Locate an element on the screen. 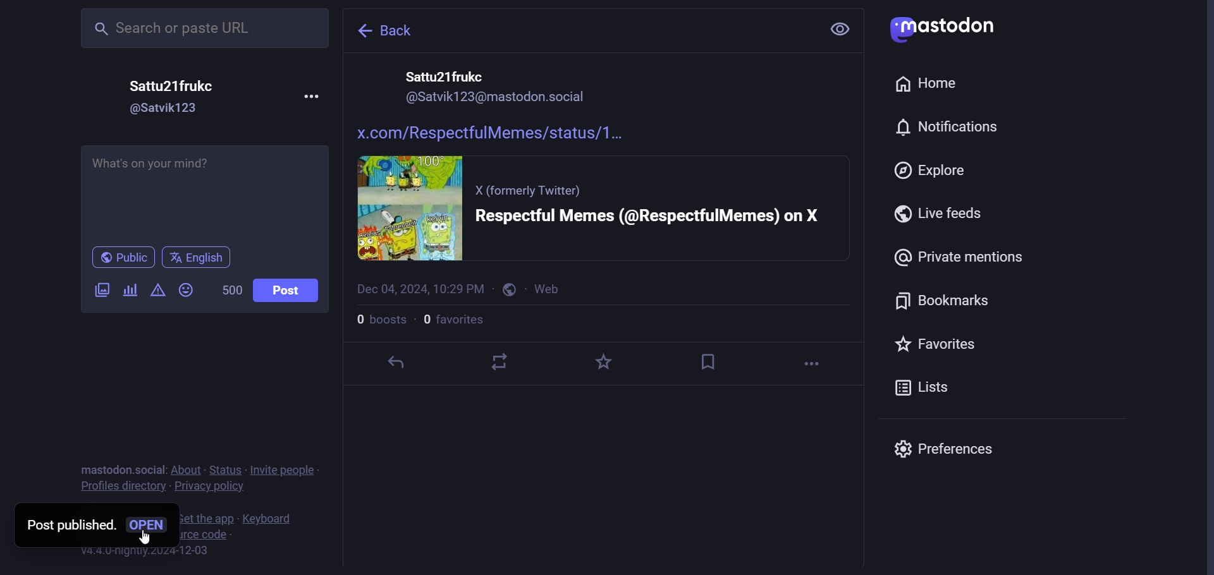 The width and height of the screenshot is (1214, 575). privacy policy is located at coordinates (209, 488).